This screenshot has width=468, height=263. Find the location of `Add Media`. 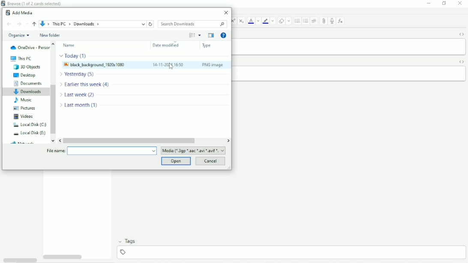

Add Media is located at coordinates (18, 13).